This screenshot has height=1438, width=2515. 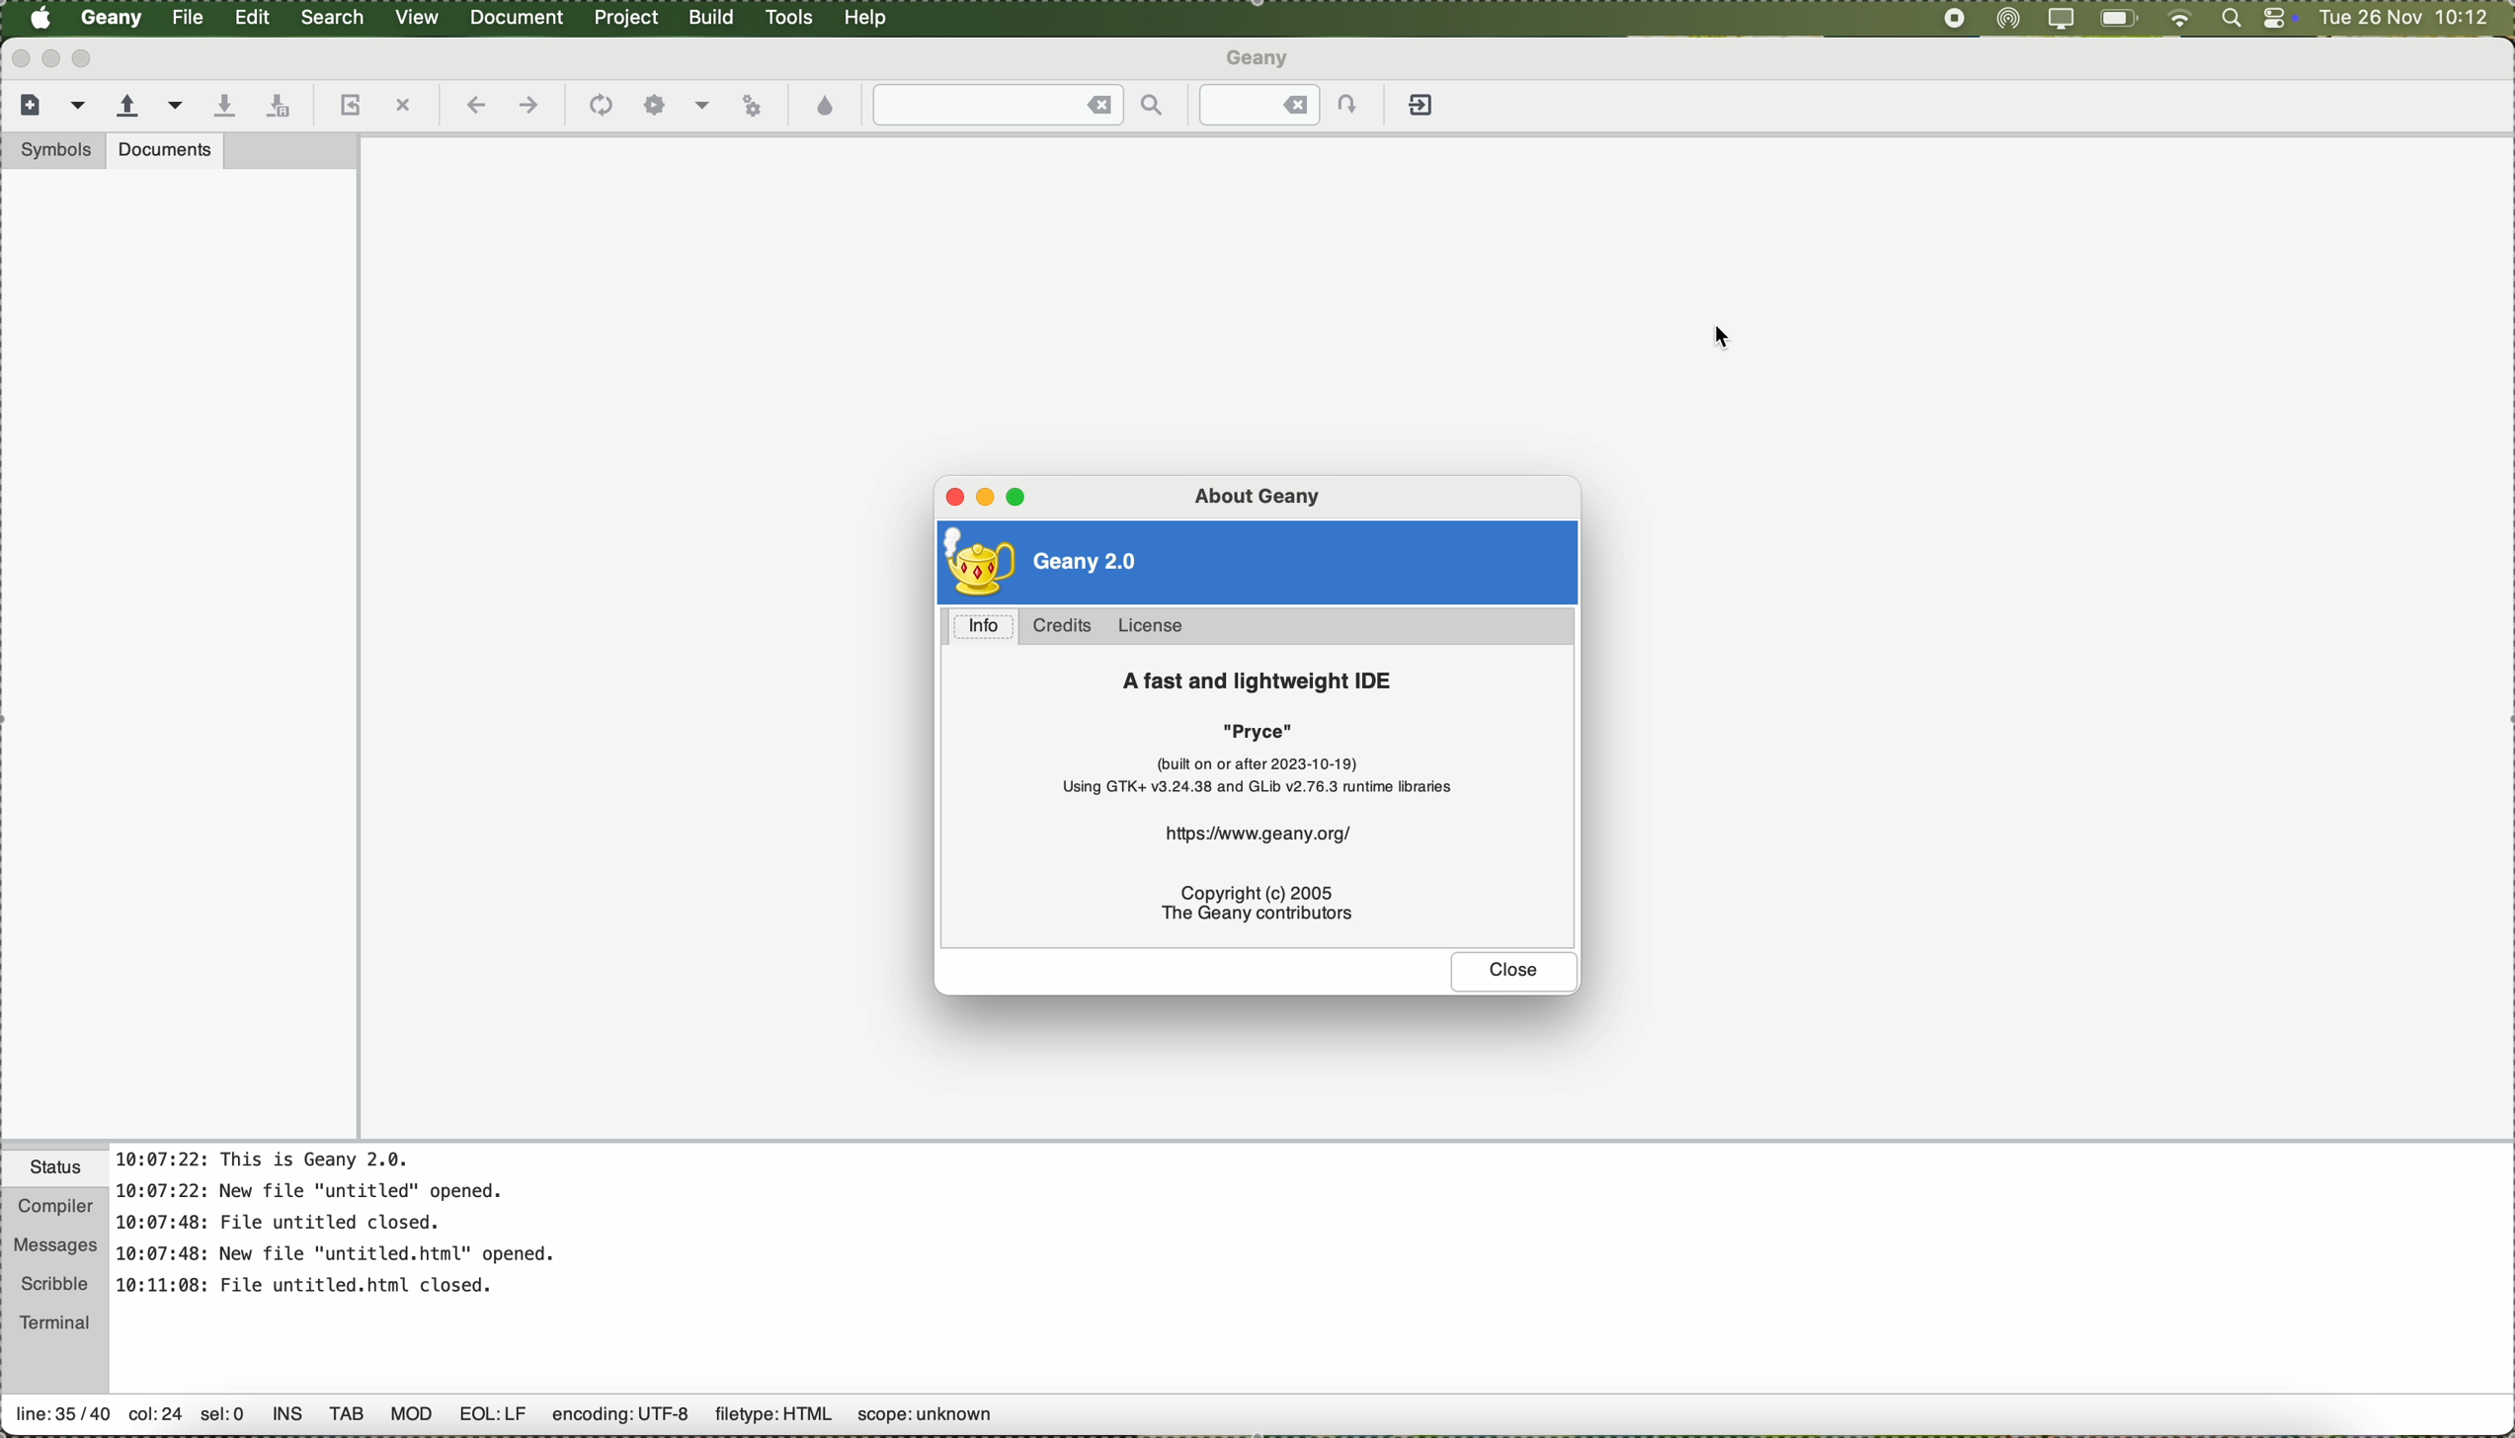 What do you see at coordinates (632, 19) in the screenshot?
I see `project` at bounding box center [632, 19].